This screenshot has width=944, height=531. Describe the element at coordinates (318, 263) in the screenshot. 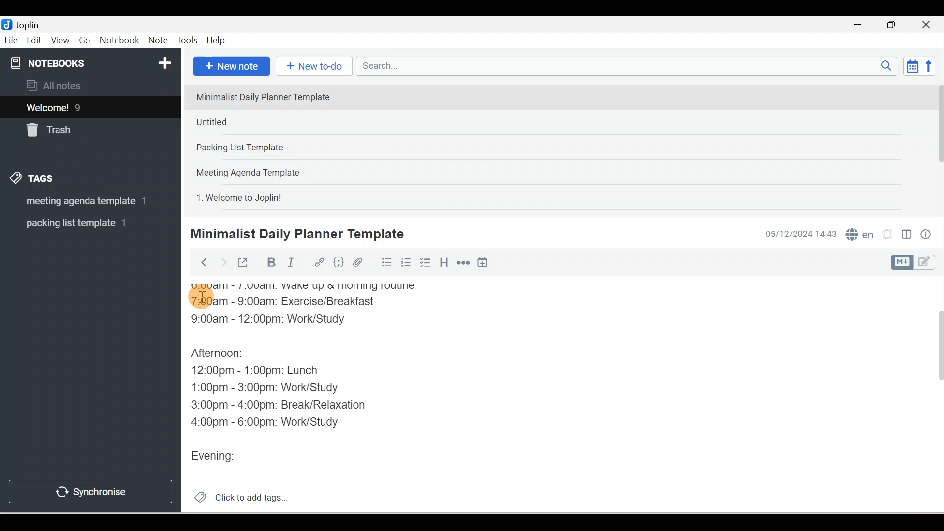

I see `Hyperlink` at that location.